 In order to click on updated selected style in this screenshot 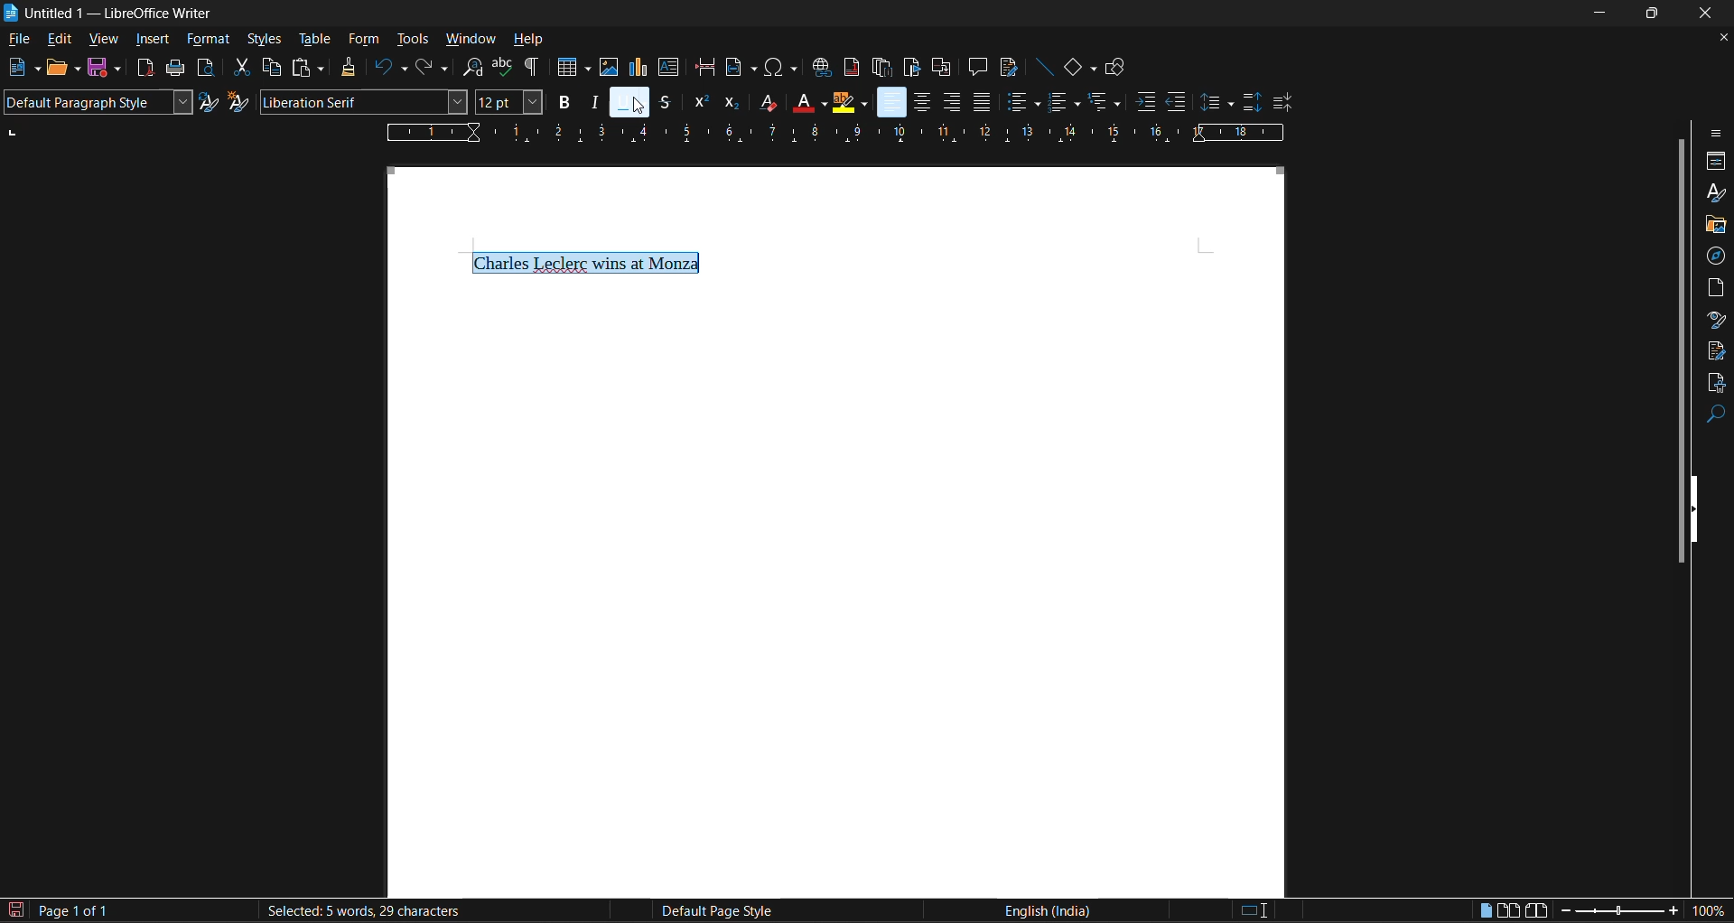, I will do `click(210, 102)`.